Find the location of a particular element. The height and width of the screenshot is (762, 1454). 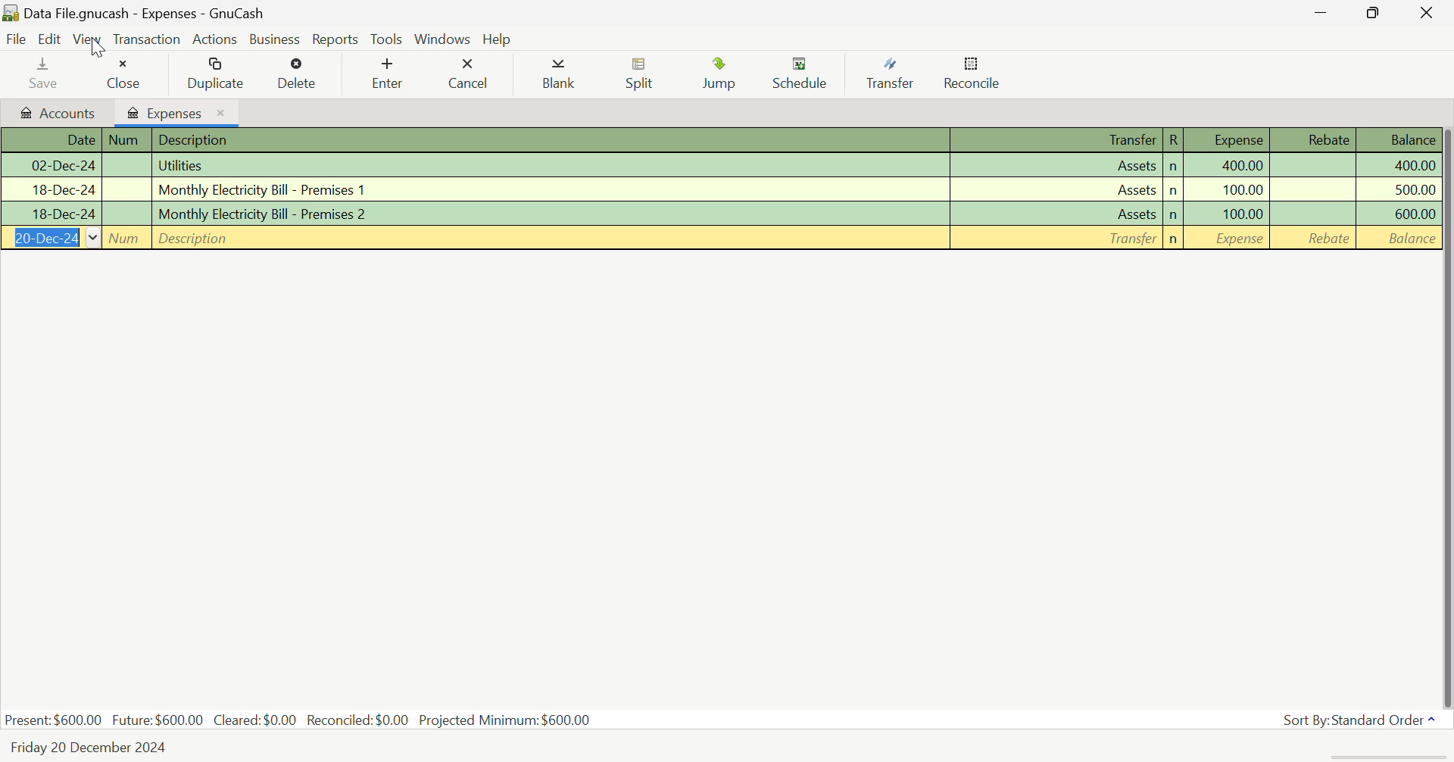

Present is located at coordinates (54, 720).